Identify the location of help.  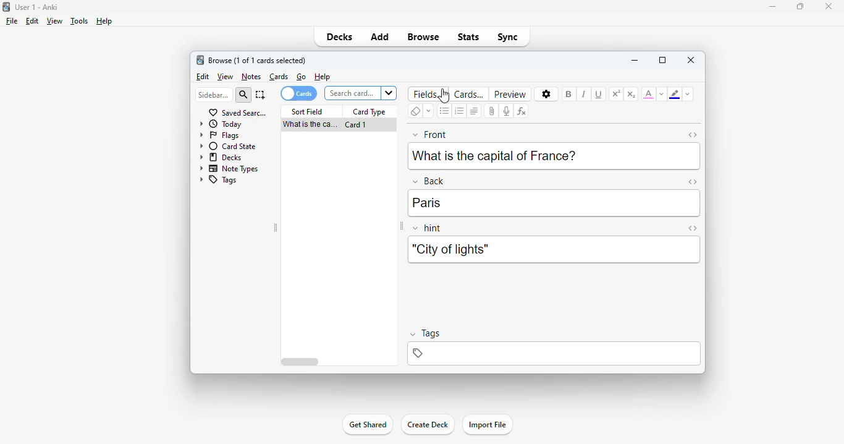
(323, 77).